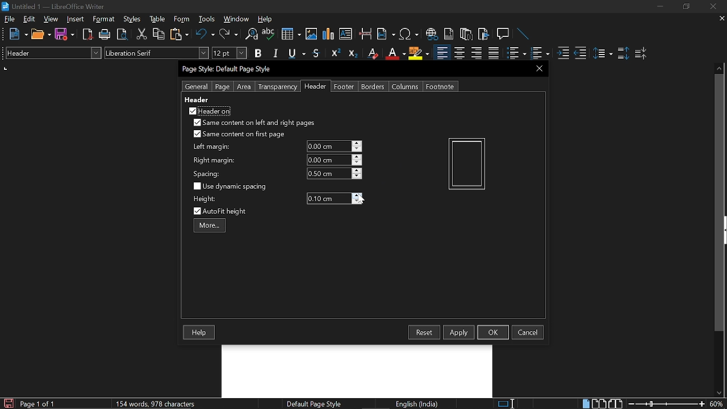 This screenshot has height=409, width=727. I want to click on Insert bibliography, so click(484, 35).